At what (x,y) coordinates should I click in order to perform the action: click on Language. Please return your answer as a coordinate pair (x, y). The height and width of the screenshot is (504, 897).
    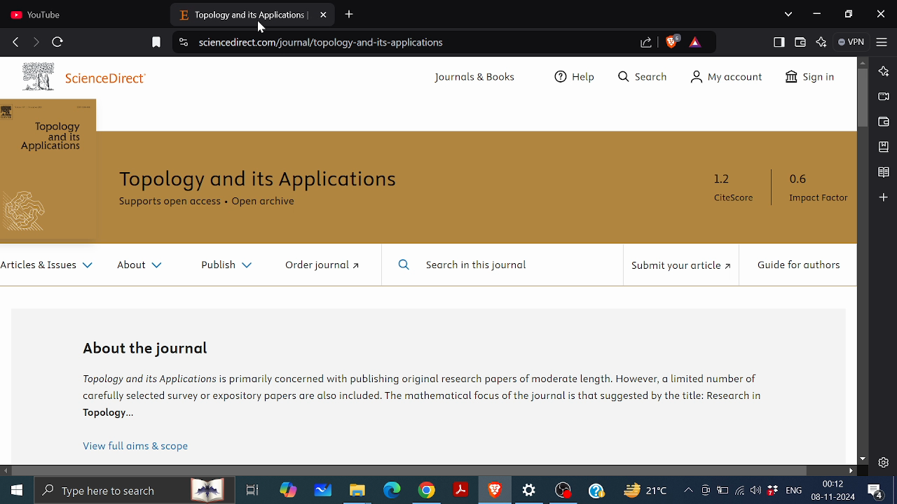
    Looking at the image, I should click on (794, 489).